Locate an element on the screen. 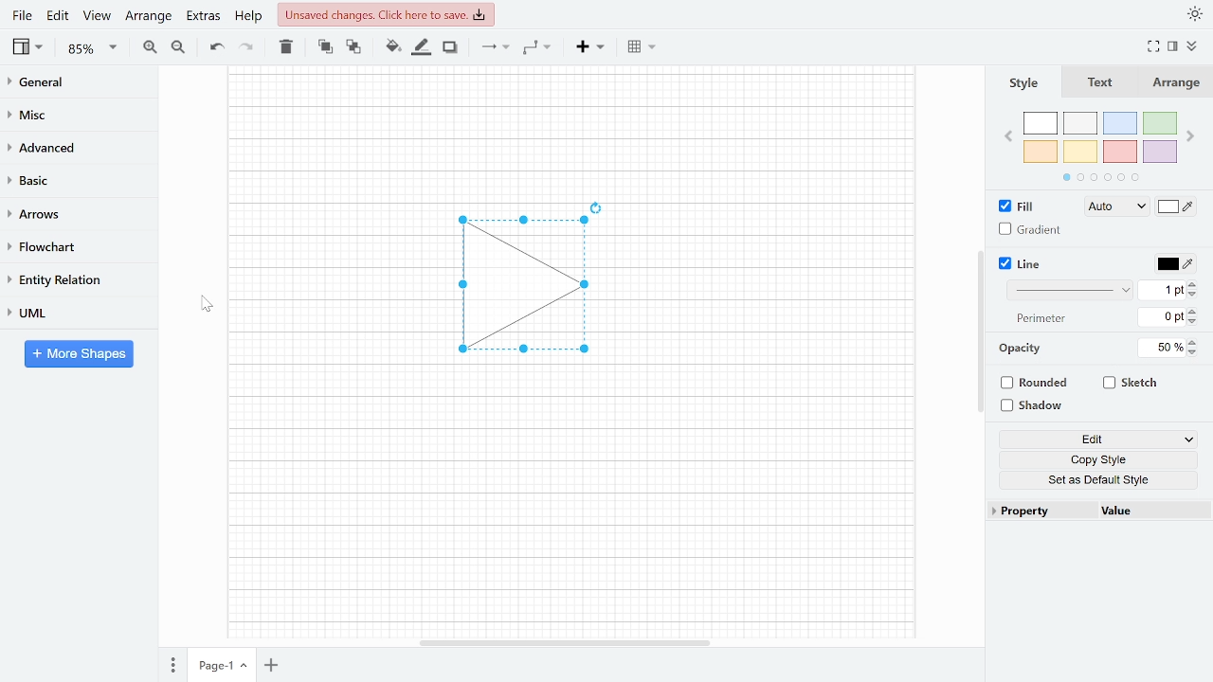 The height and width of the screenshot is (682, 1213). yellow is located at coordinates (1081, 151).